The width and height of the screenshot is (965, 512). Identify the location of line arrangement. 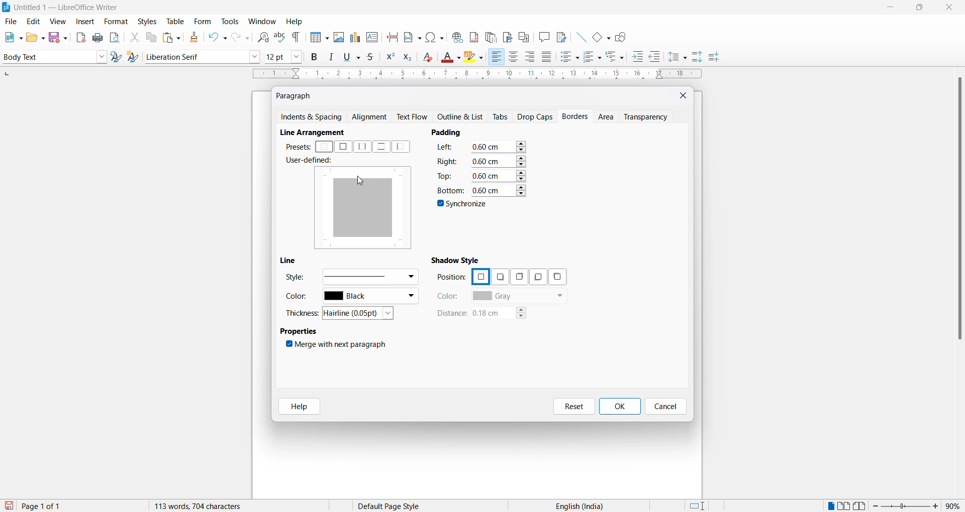
(318, 133).